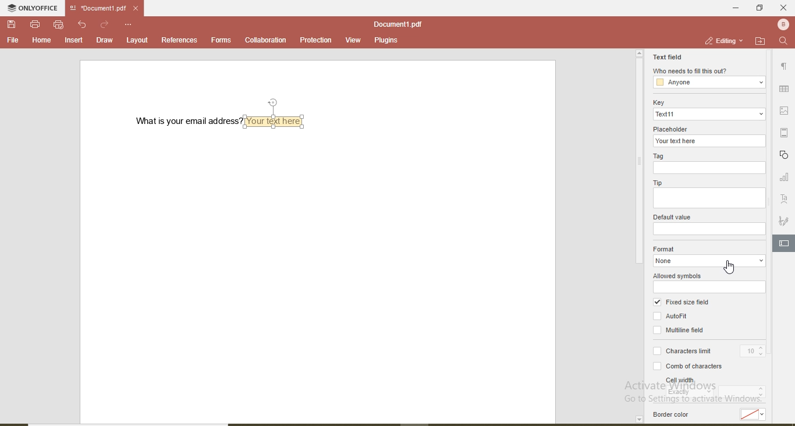 The image size is (795, 426). Describe the element at coordinates (385, 41) in the screenshot. I see `plugins` at that location.